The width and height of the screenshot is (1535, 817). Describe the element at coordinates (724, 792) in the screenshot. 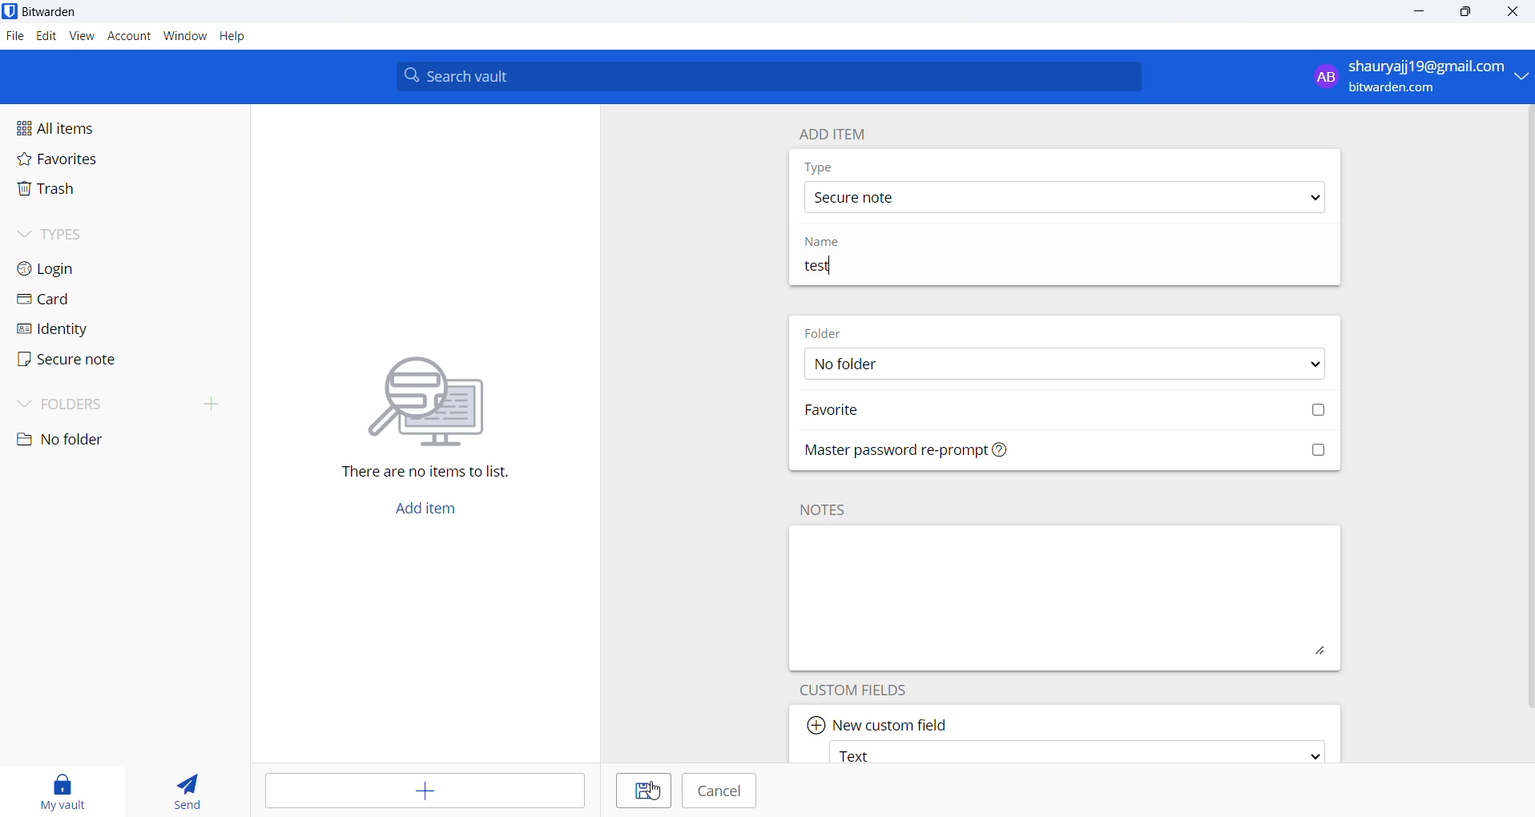

I see `cancel` at that location.